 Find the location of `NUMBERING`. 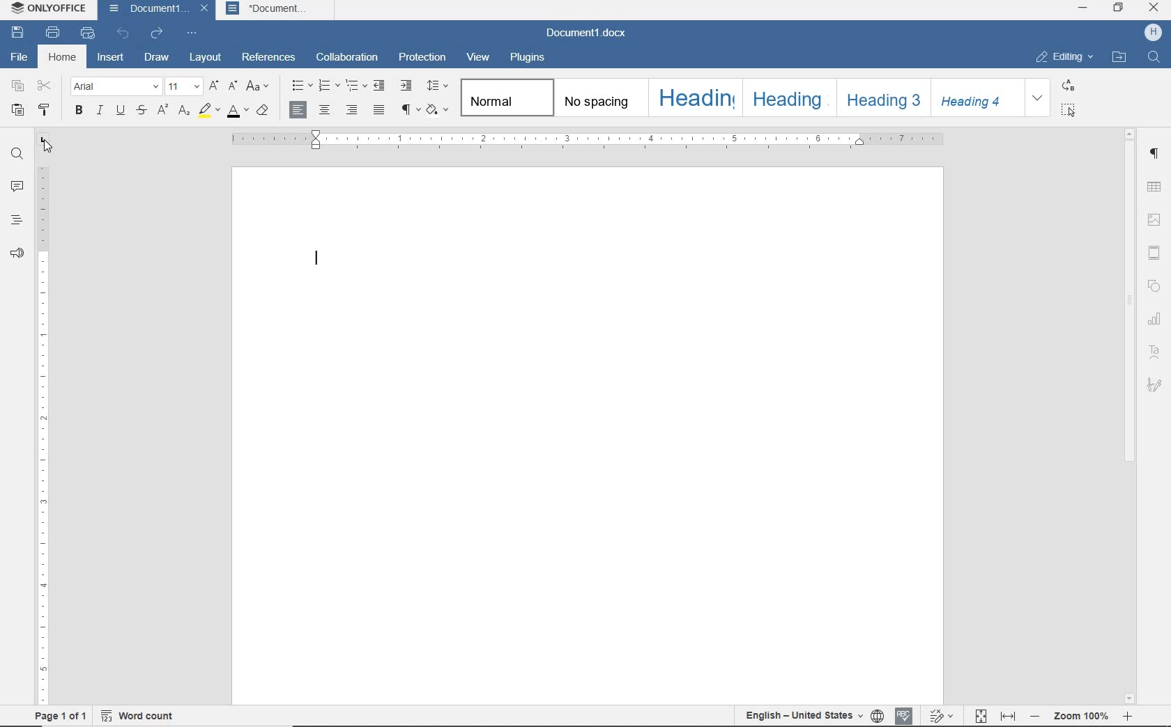

NUMBERING is located at coordinates (330, 86).